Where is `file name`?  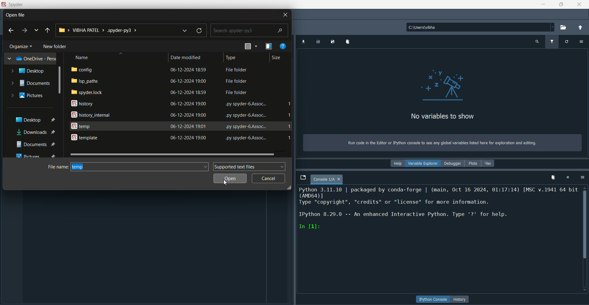
file name is located at coordinates (58, 166).